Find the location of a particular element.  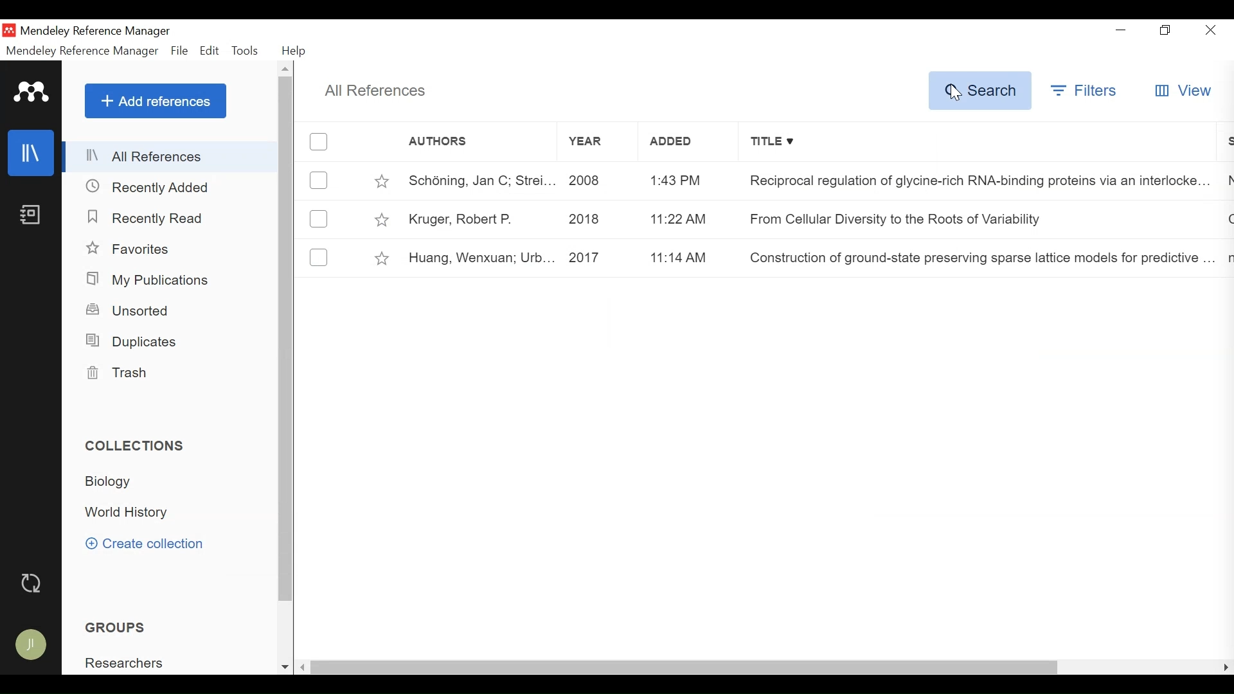

Favorites is located at coordinates (130, 249).